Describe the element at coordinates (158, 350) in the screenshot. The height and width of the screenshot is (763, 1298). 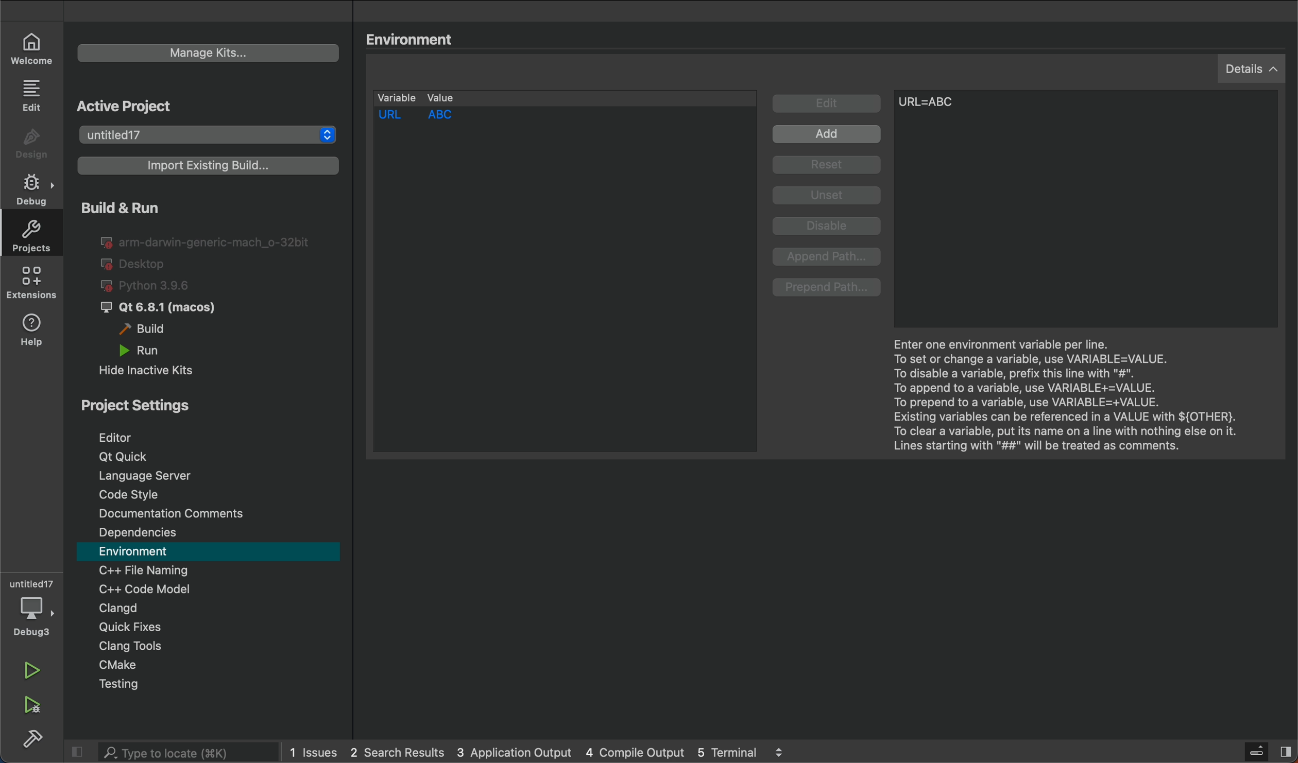
I see `run` at that location.